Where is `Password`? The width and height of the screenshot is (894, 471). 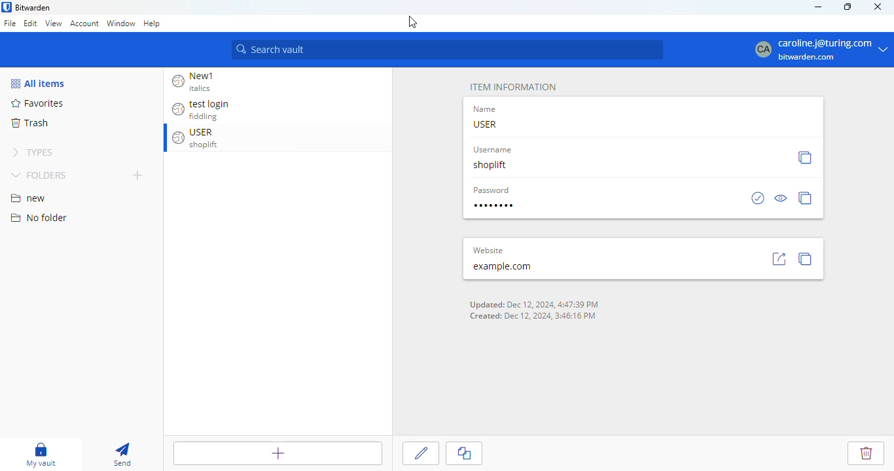 Password is located at coordinates (492, 190).